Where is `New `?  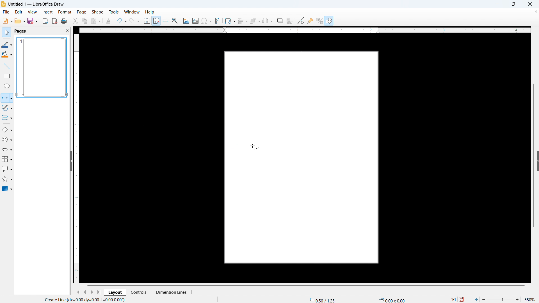
New  is located at coordinates (7, 21).